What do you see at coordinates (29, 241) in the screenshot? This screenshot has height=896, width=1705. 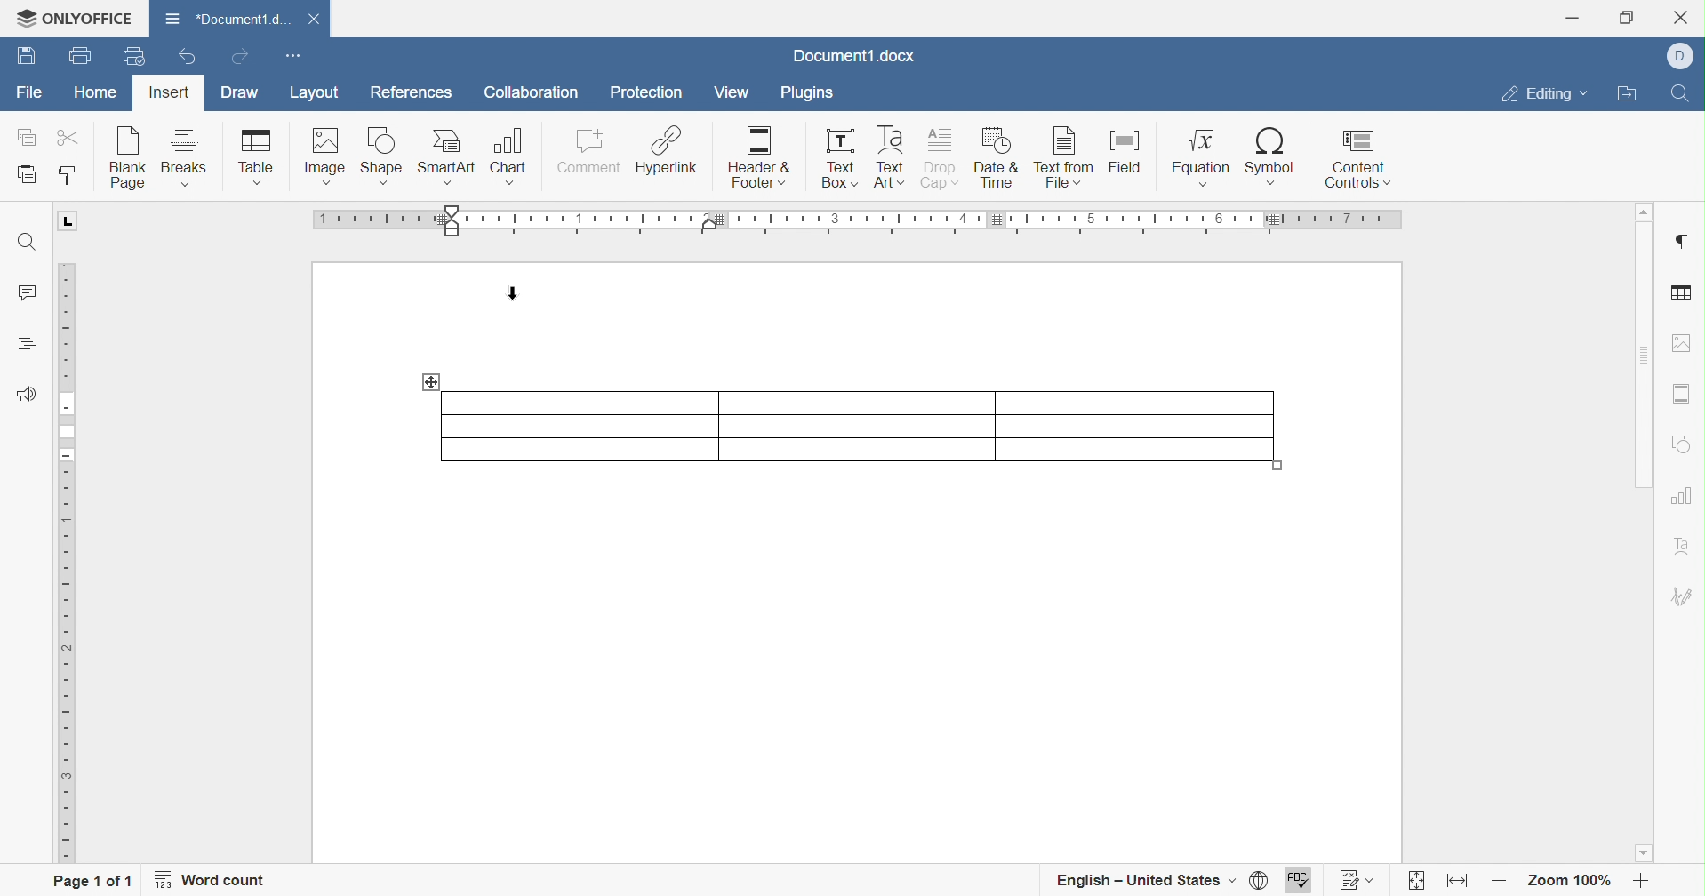 I see `Find` at bounding box center [29, 241].